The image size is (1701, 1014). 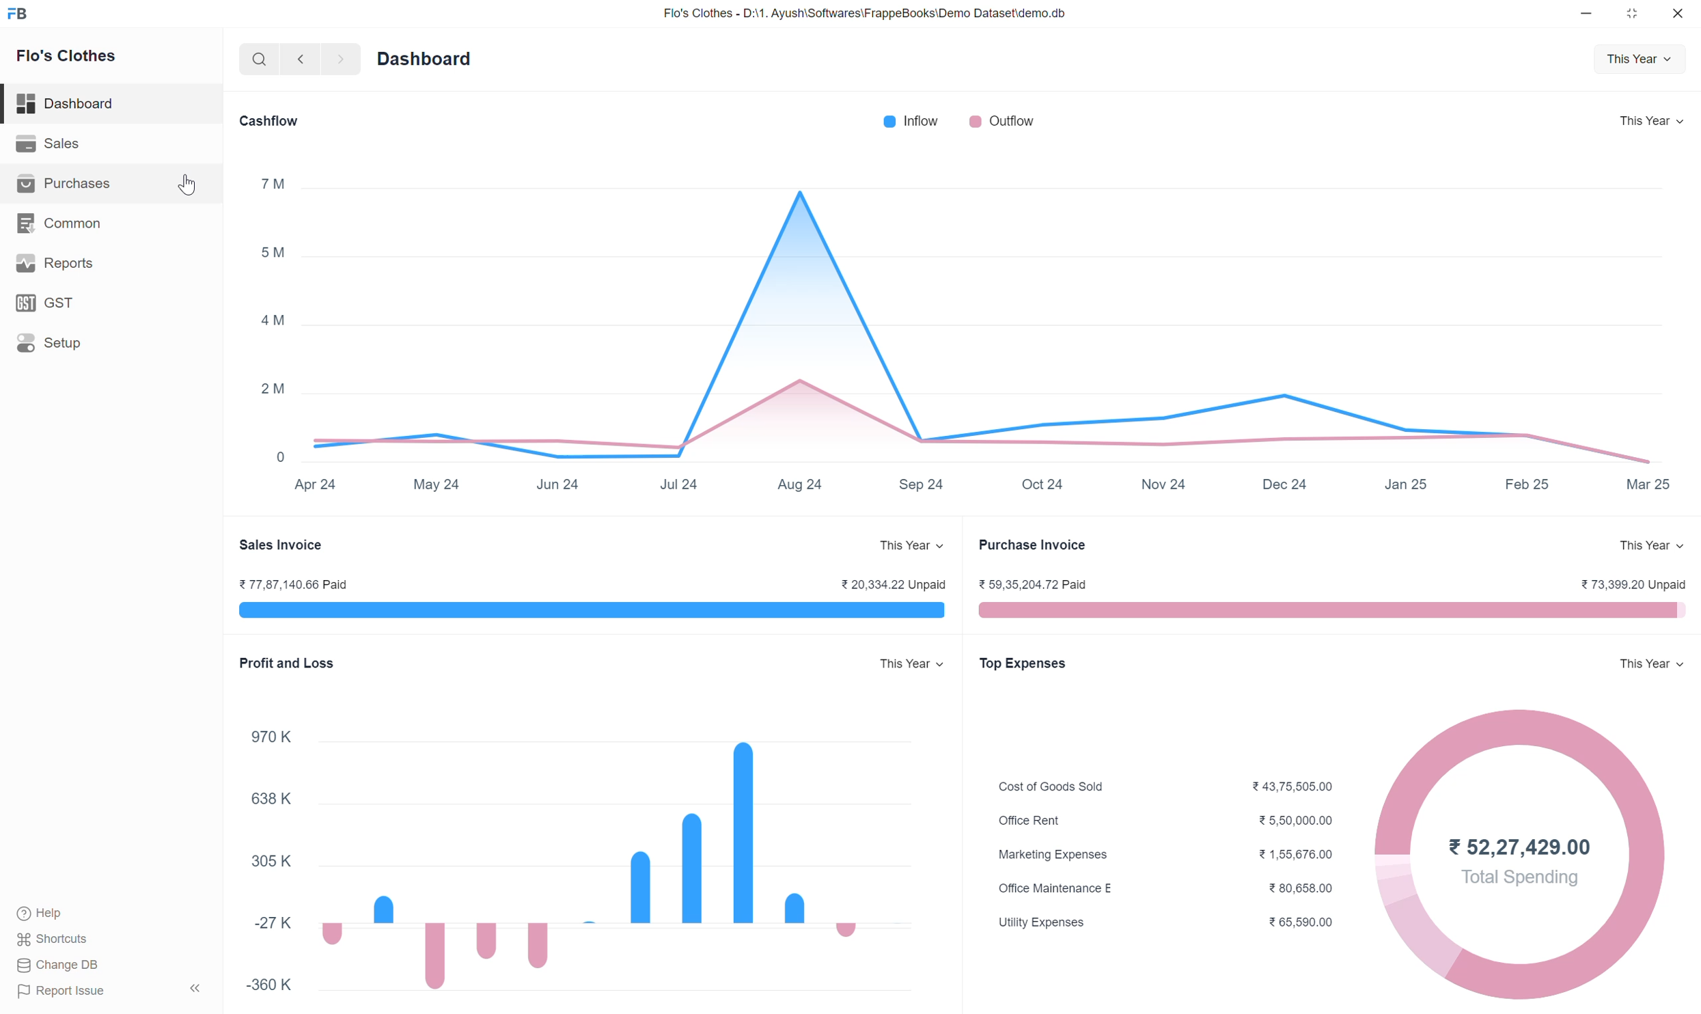 What do you see at coordinates (51, 340) in the screenshot?
I see `Setup` at bounding box center [51, 340].